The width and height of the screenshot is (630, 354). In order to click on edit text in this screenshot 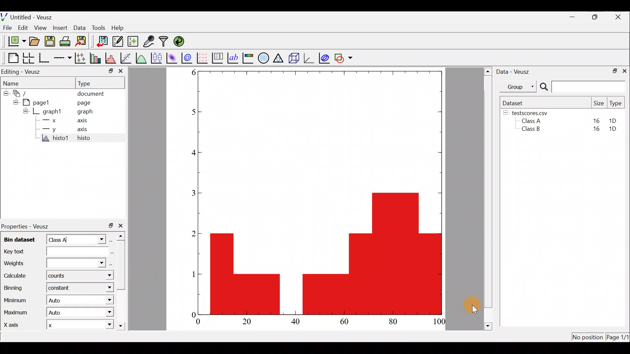, I will do `click(112, 253)`.